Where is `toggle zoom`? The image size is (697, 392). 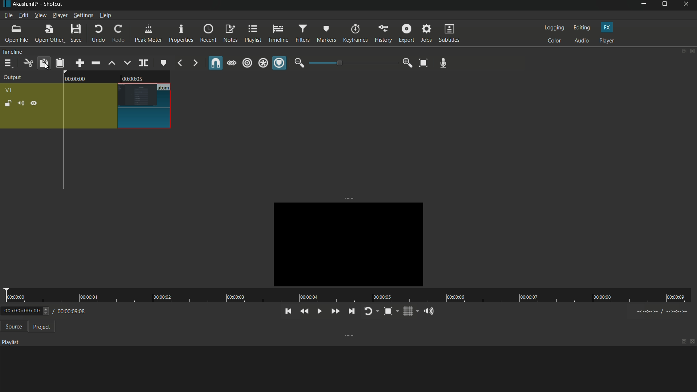
toggle zoom is located at coordinates (391, 311).